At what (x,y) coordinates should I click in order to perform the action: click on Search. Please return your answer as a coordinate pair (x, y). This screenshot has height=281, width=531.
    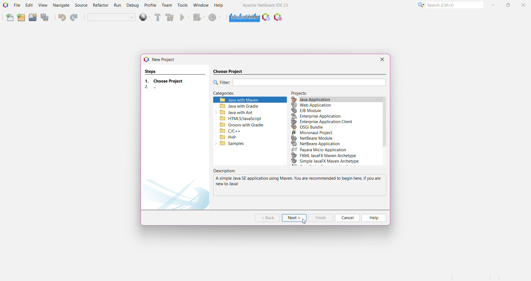
    Looking at the image, I should click on (455, 6).